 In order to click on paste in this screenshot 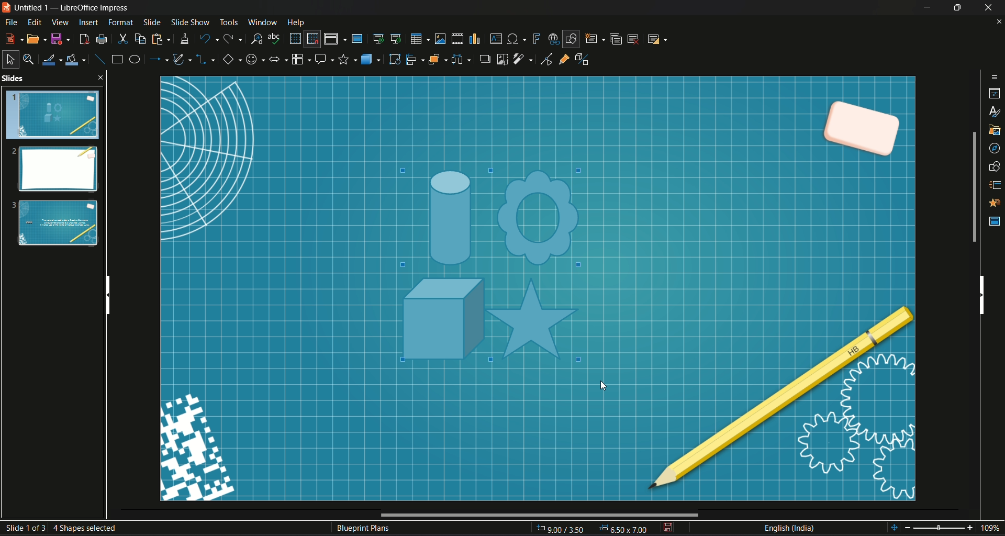, I will do `click(159, 39)`.